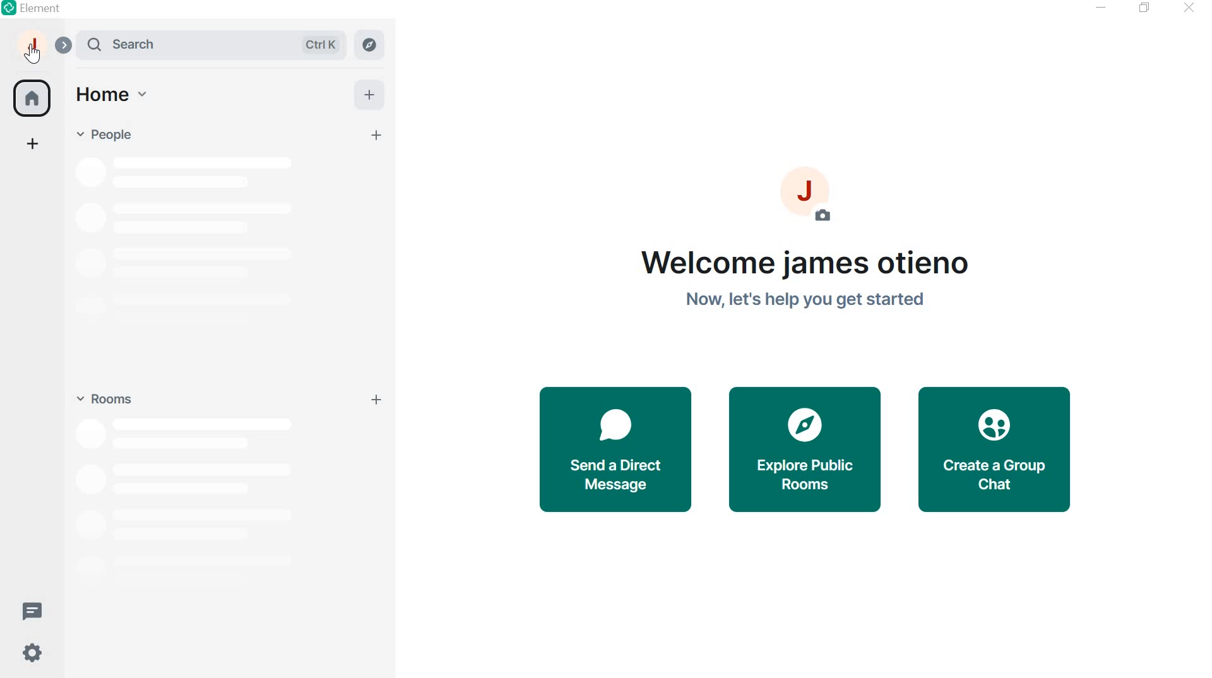  Describe the element at coordinates (66, 44) in the screenshot. I see `EXPAND` at that location.